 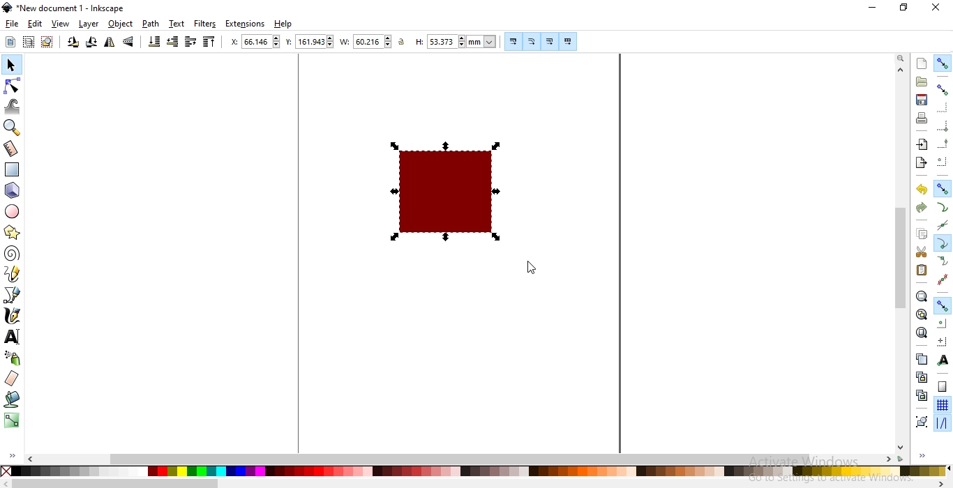 What do you see at coordinates (922, 100) in the screenshot?
I see `save document` at bounding box center [922, 100].